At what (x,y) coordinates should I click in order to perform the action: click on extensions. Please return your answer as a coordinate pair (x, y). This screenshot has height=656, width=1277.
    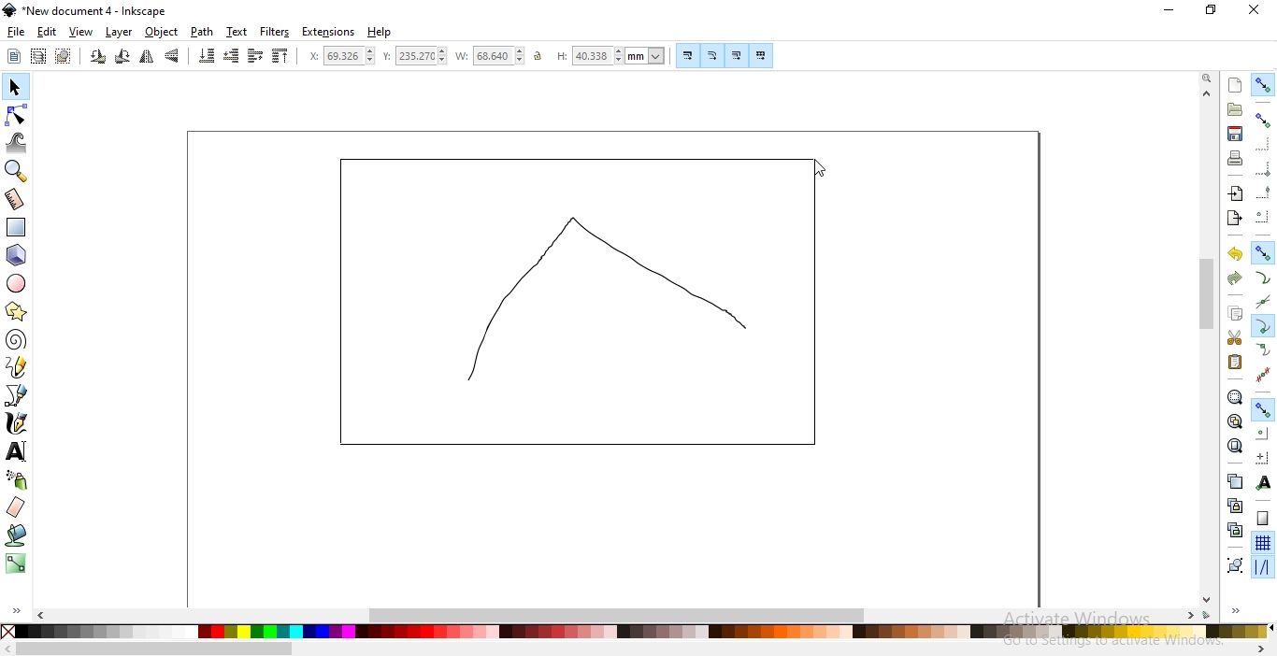
    Looking at the image, I should click on (328, 33).